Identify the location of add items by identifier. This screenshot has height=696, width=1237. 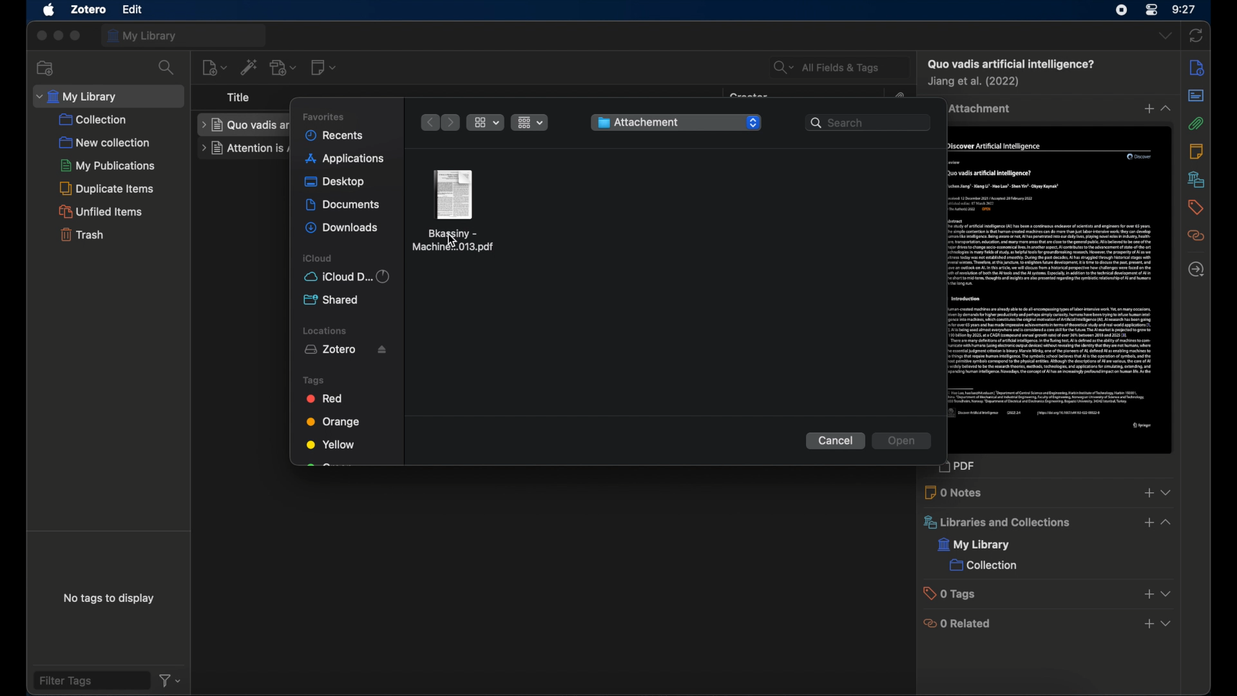
(249, 66).